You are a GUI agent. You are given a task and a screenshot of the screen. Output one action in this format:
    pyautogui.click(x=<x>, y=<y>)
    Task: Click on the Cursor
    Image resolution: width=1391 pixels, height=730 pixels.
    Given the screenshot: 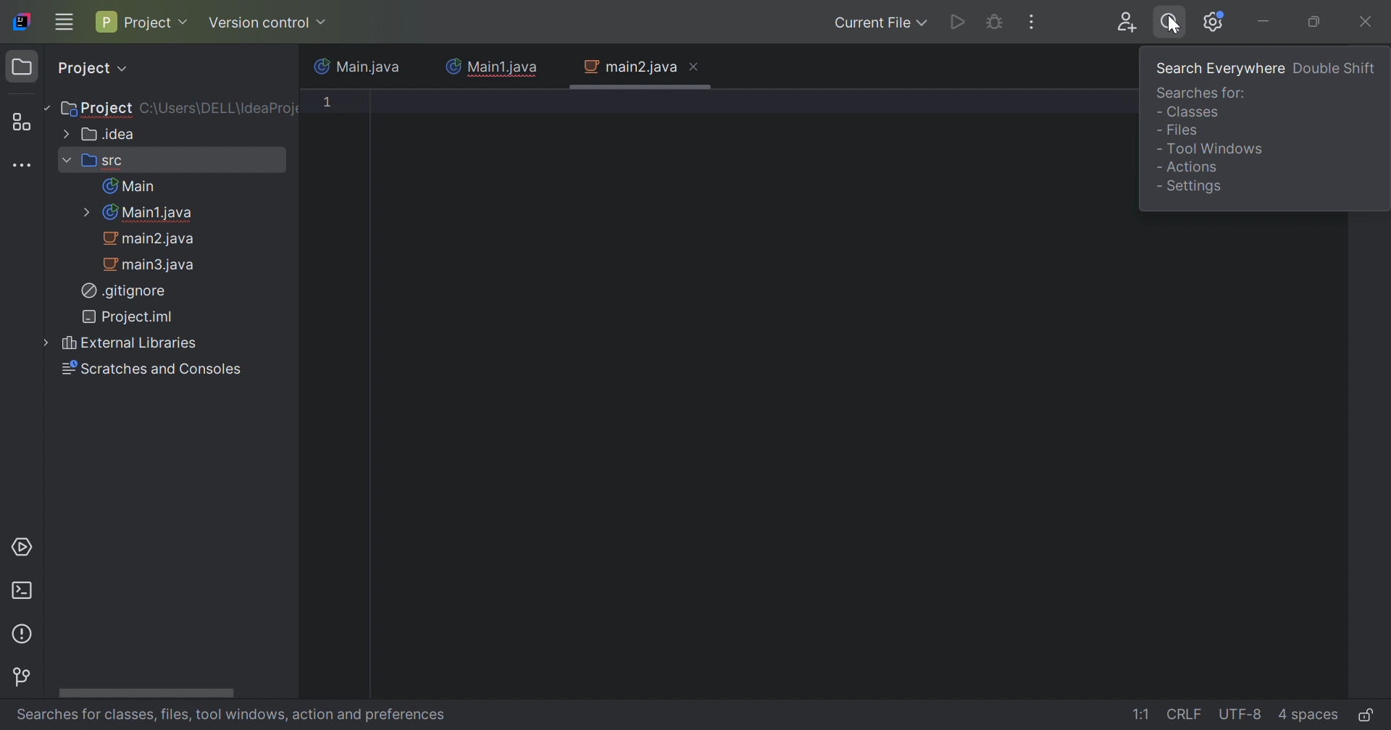 What is the action you would take?
    pyautogui.click(x=1177, y=27)
    